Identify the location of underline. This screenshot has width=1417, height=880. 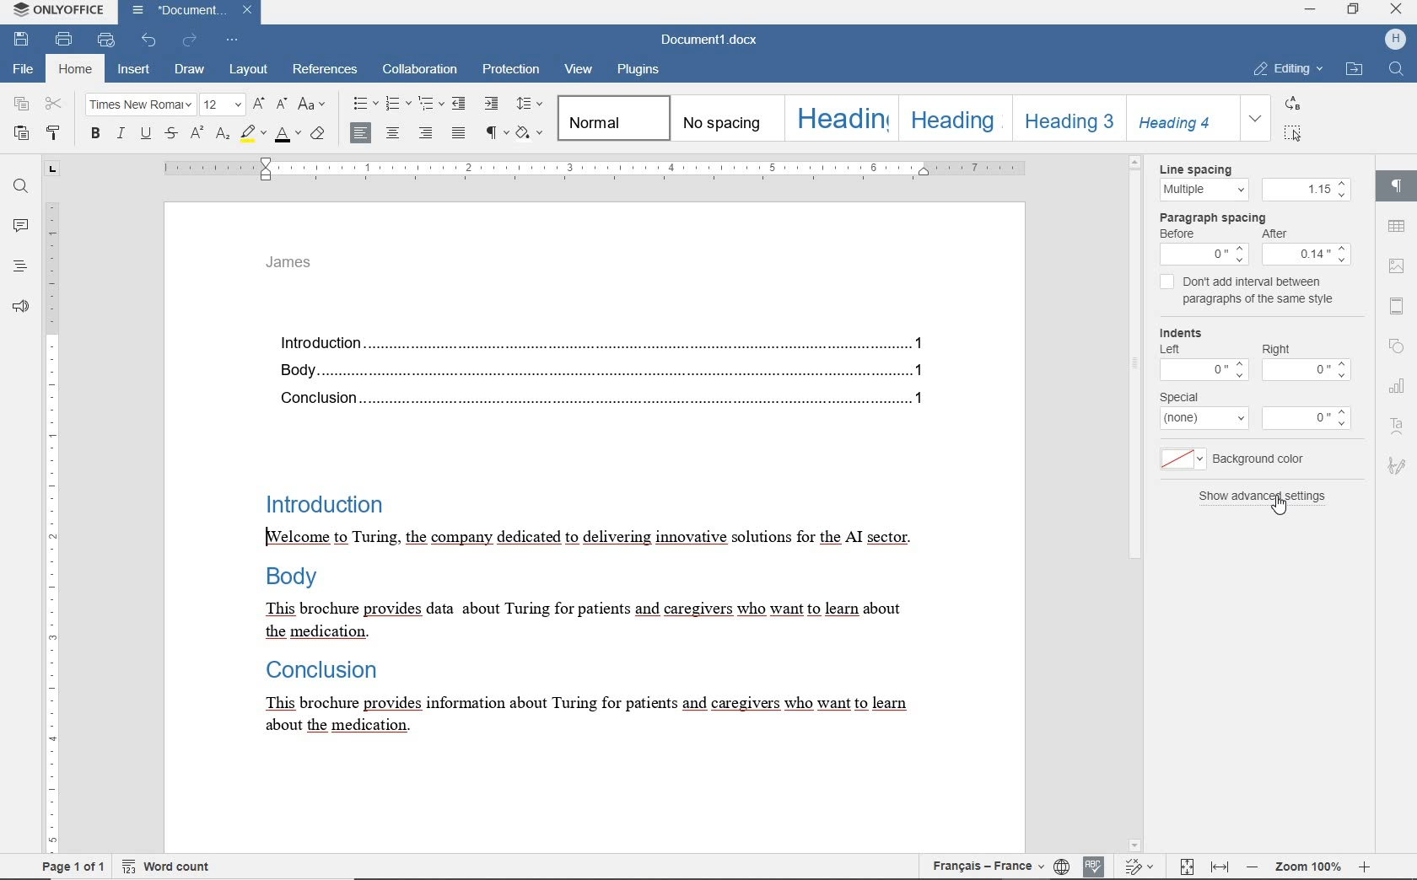
(148, 135).